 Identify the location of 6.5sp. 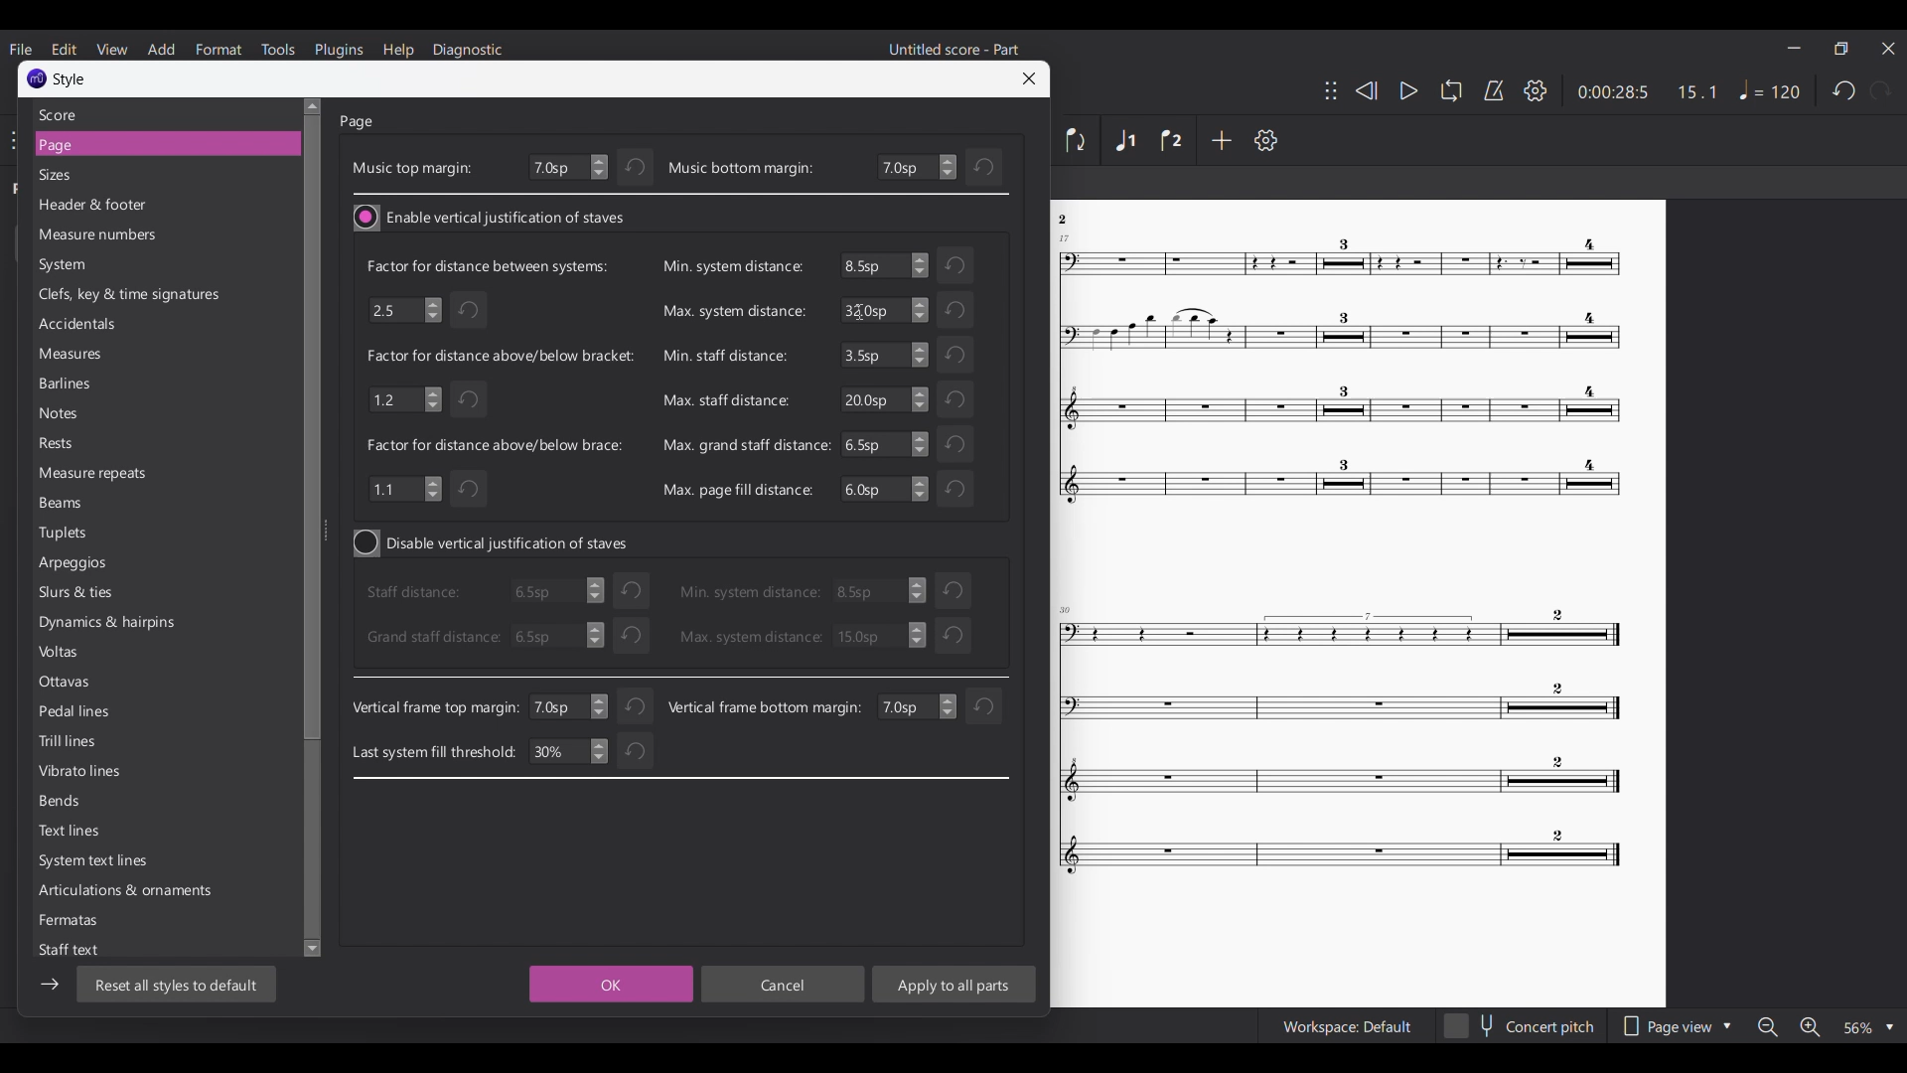
(885, 265).